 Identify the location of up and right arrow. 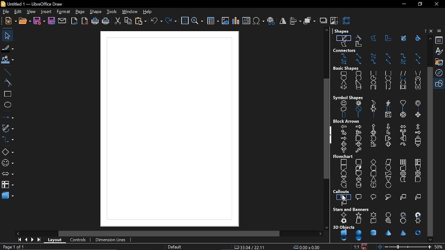
(344, 132).